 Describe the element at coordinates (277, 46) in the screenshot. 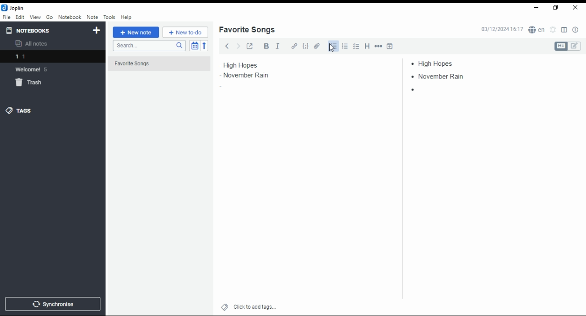

I see `italics` at that location.